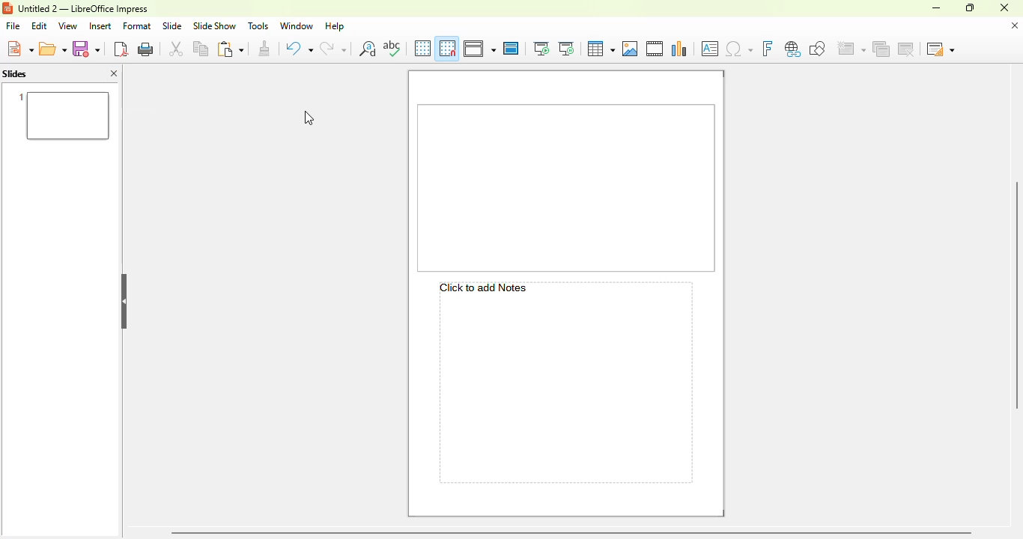  I want to click on redo, so click(333, 48).